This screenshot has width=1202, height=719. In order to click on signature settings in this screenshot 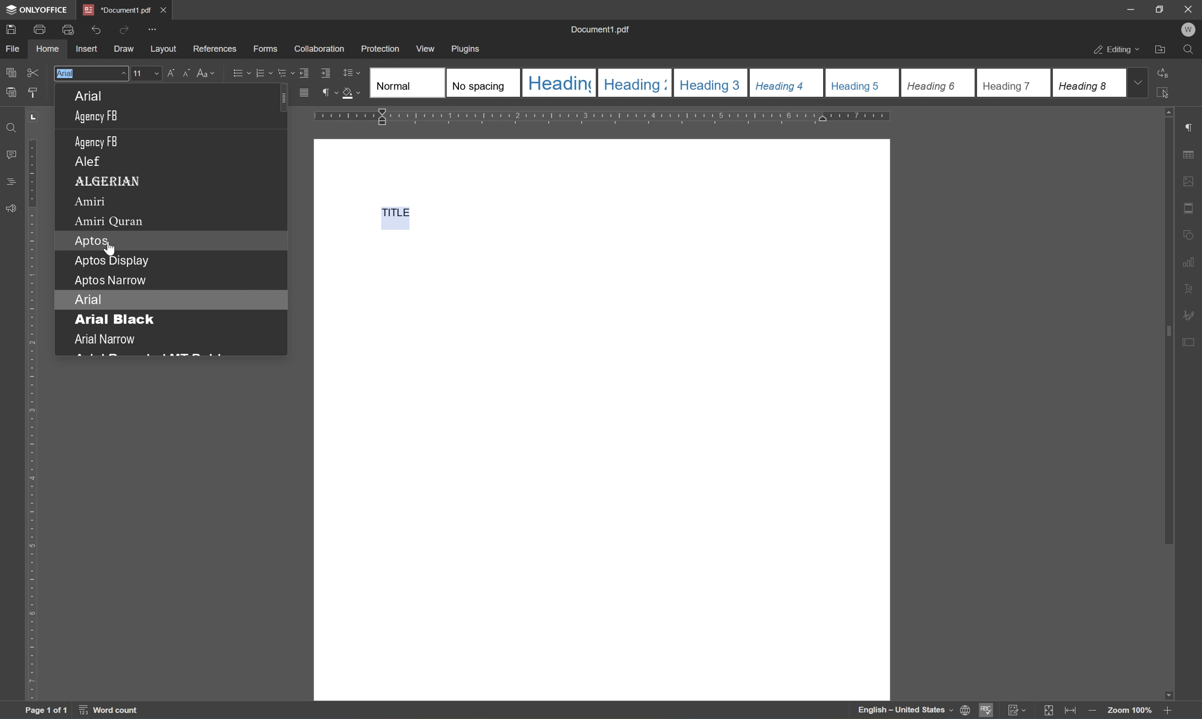, I will do `click(1189, 315)`.